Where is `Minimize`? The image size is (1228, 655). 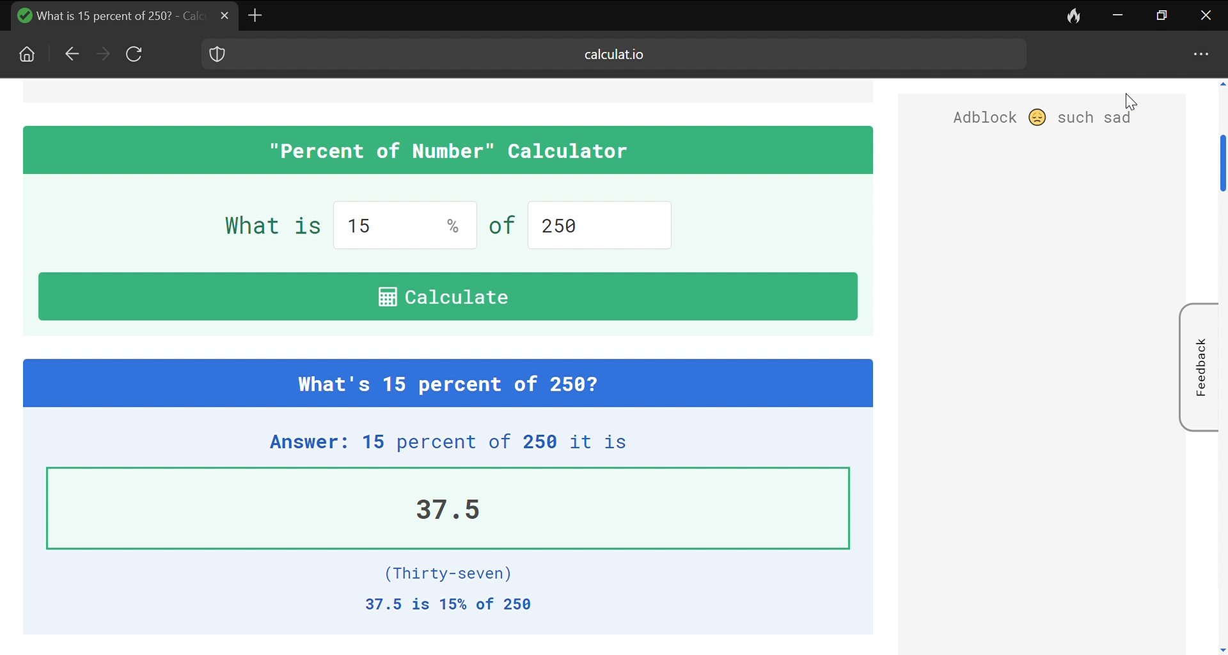
Minimize is located at coordinates (1119, 14).